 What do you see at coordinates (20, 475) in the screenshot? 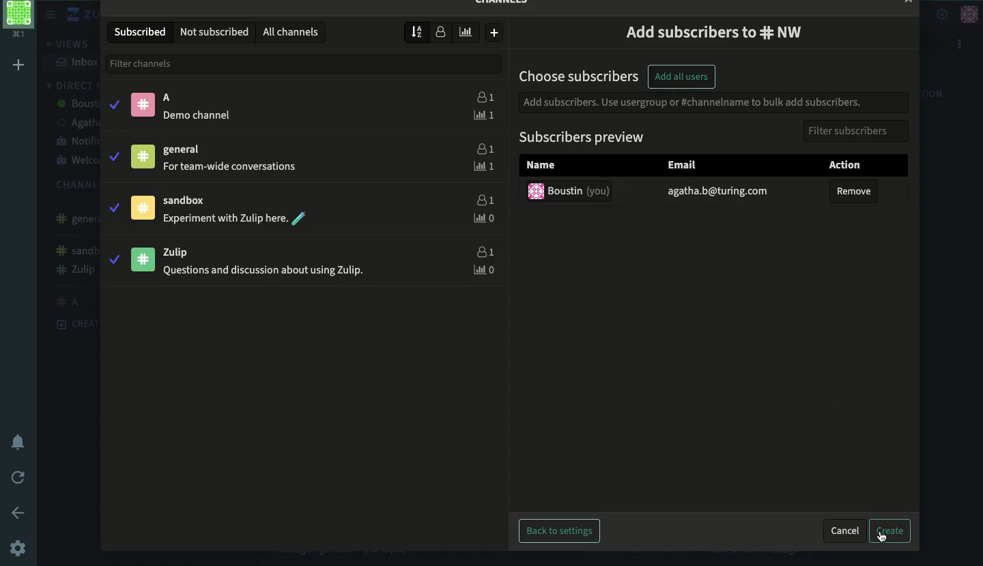
I see `refresh` at bounding box center [20, 475].